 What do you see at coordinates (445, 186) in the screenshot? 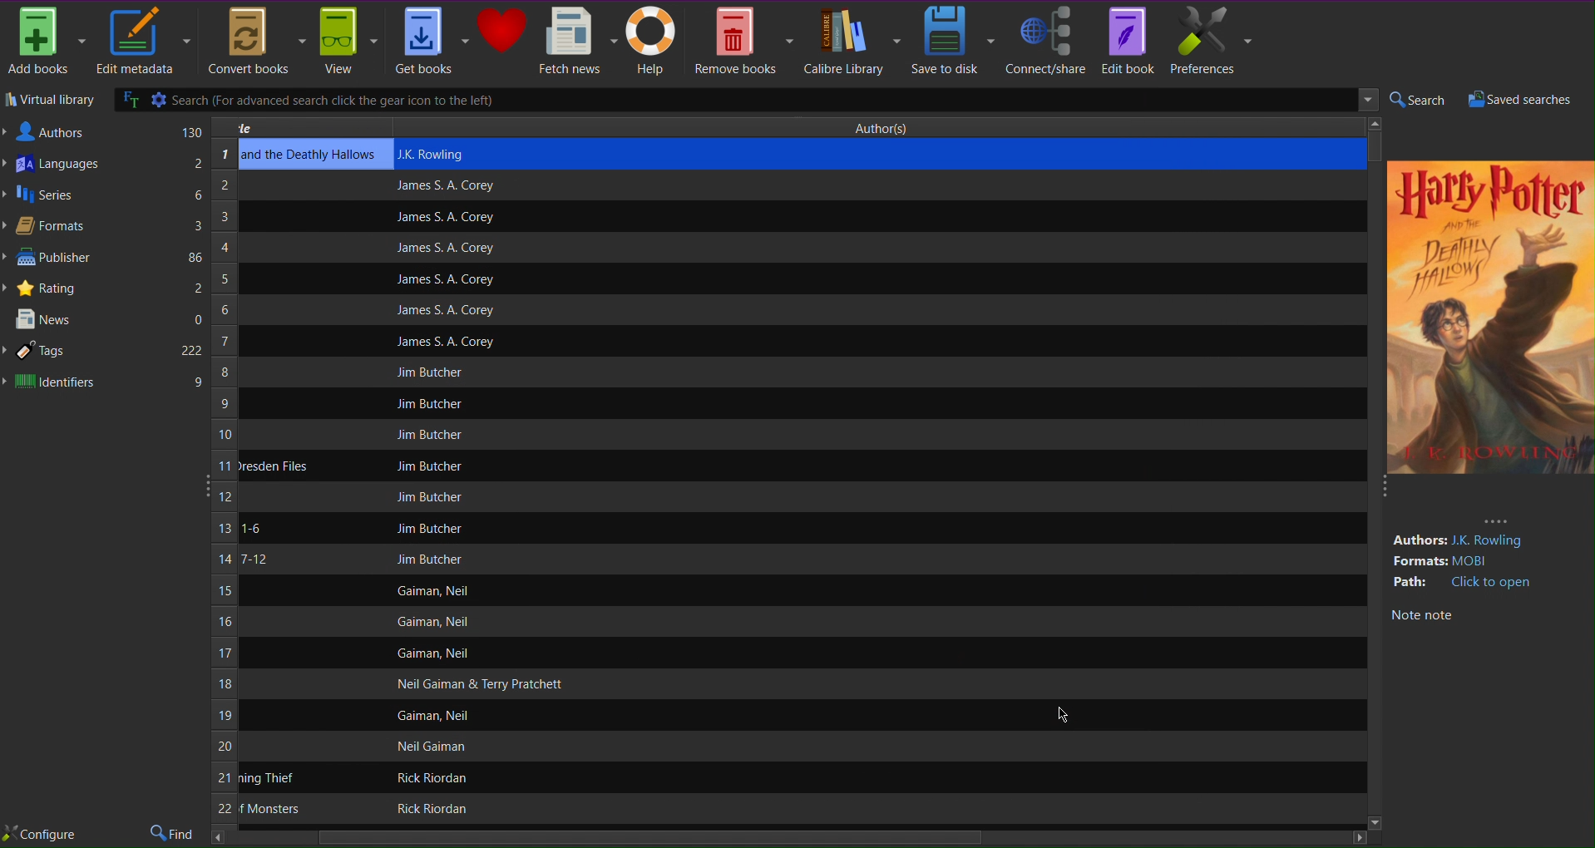
I see `James S. A. Corey` at bounding box center [445, 186].